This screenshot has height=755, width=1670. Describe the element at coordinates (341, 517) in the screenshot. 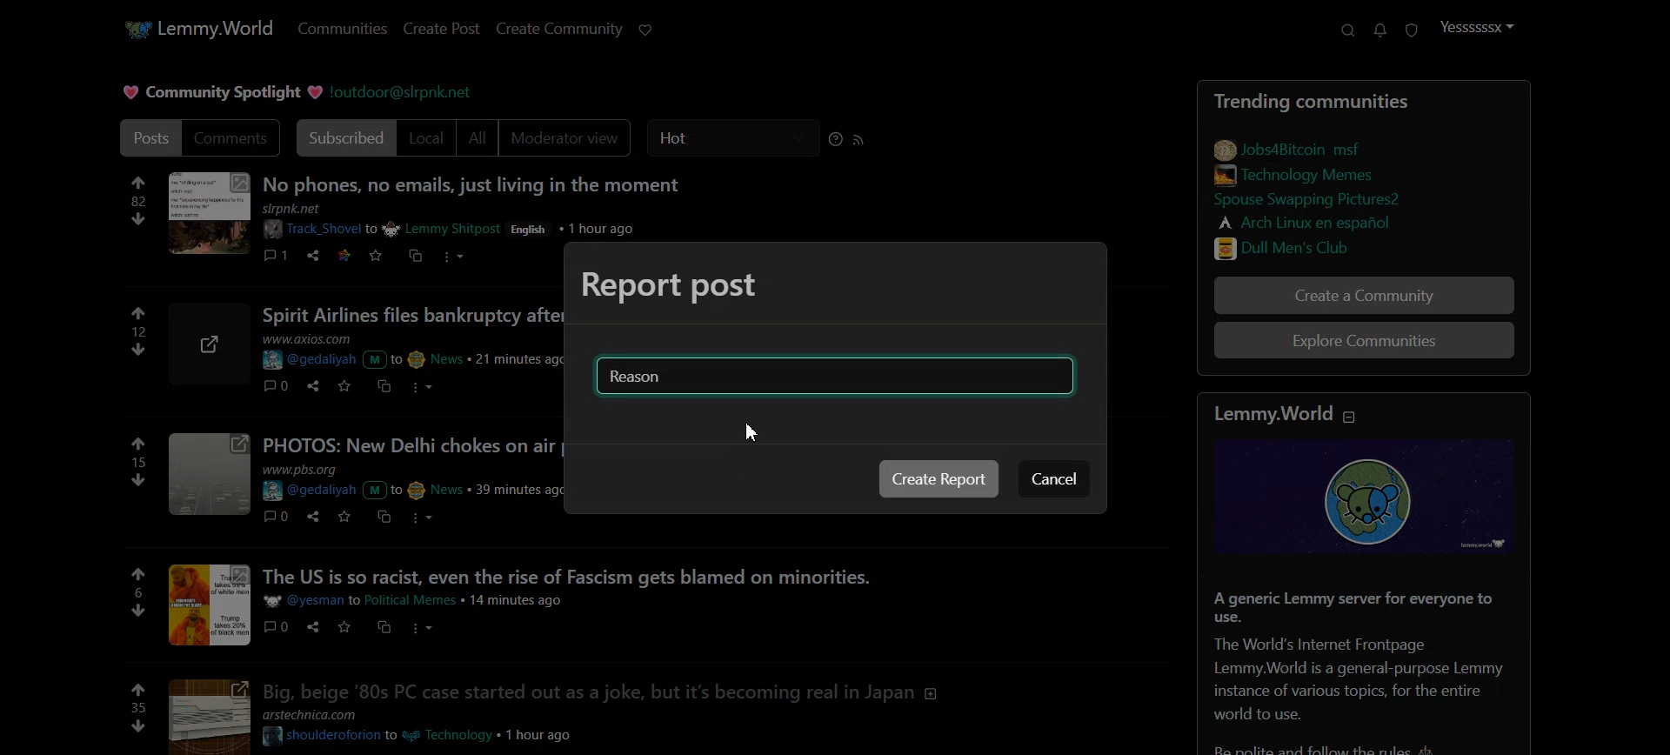

I see `save` at that location.